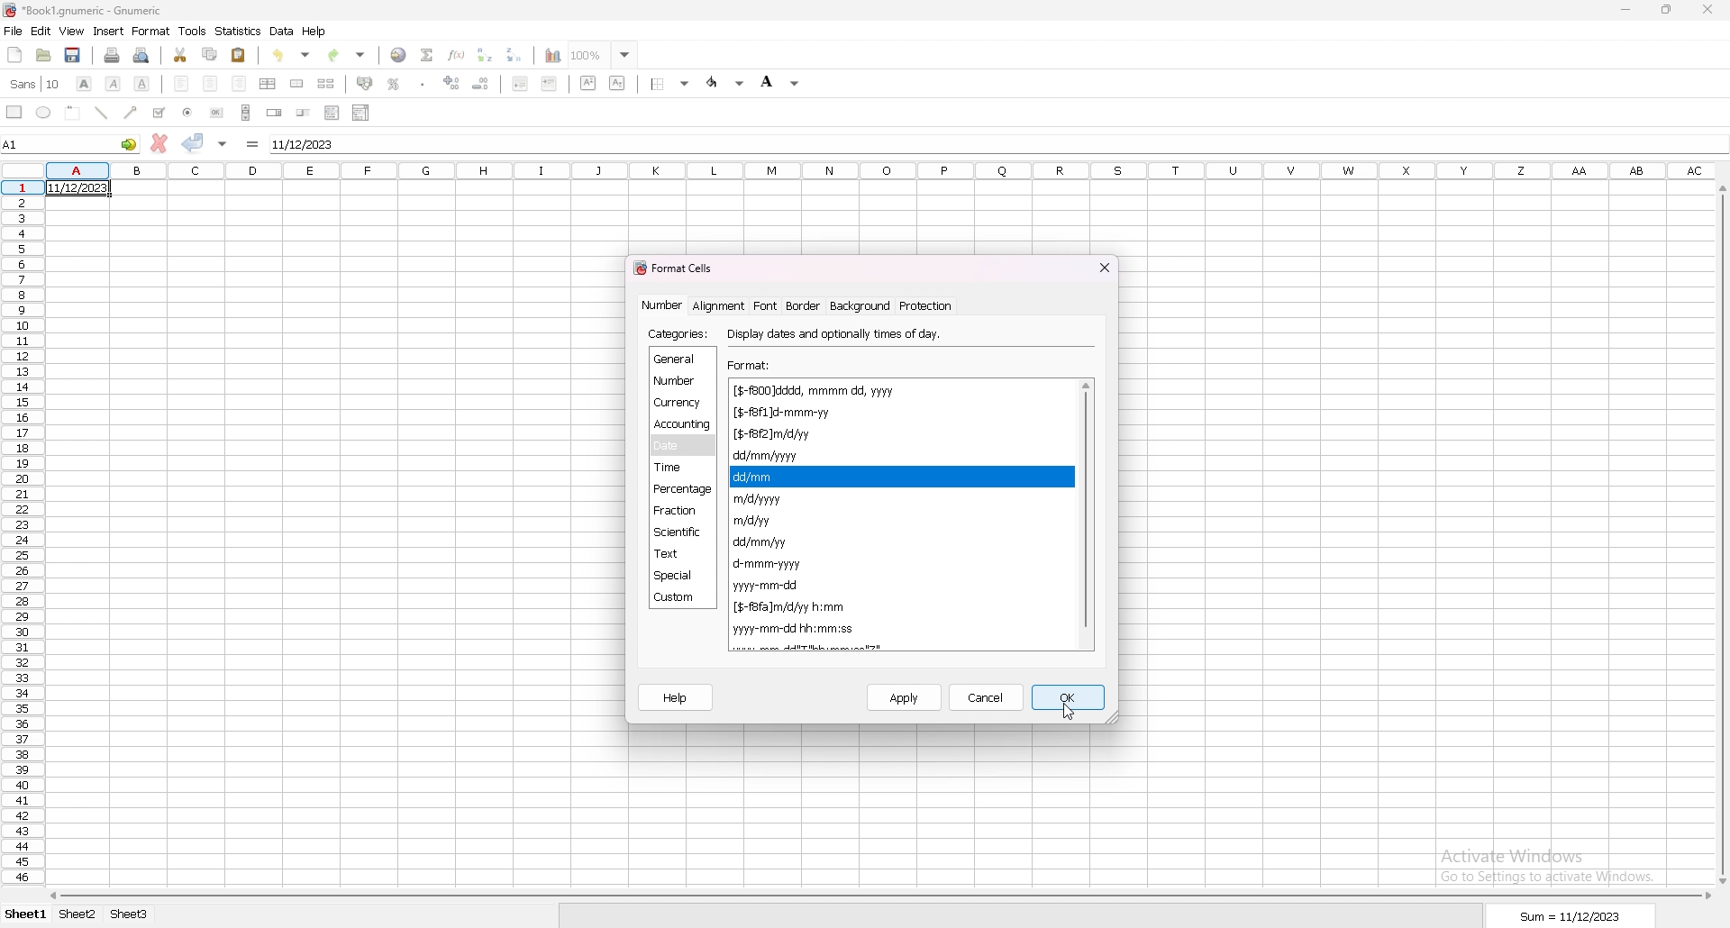  What do you see at coordinates (1574, 916) in the screenshot?
I see `sum` at bounding box center [1574, 916].